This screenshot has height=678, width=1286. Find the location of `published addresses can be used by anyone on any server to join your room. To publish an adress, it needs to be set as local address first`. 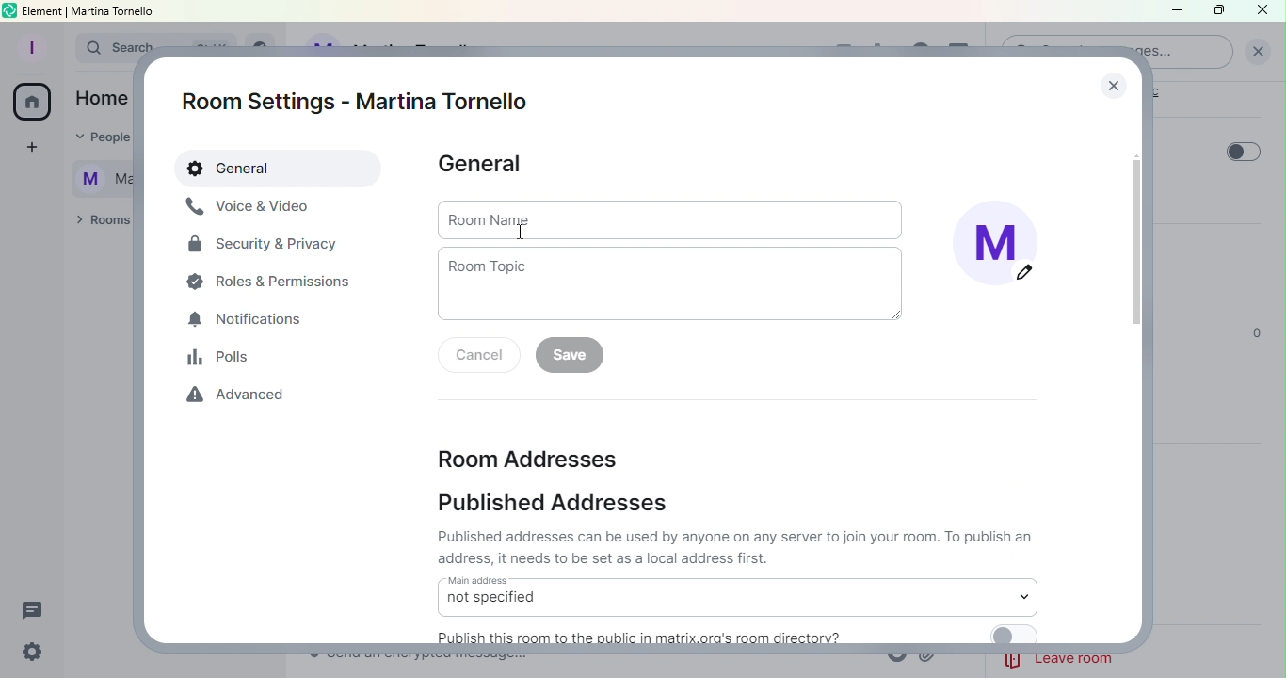

published addresses can be used by anyone on any server to join your room. To publish an adress, it needs to be set as local address first is located at coordinates (738, 547).